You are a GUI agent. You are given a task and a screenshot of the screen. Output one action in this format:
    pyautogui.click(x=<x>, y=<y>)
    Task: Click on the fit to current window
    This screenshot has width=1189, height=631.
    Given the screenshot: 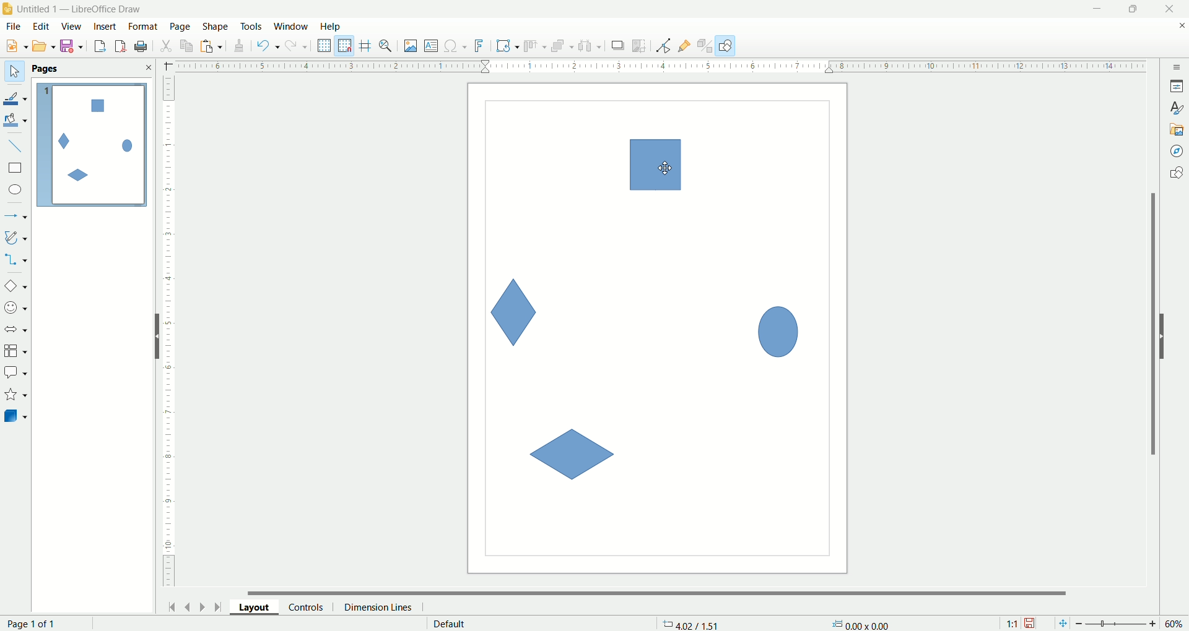 What is the action you would take?
    pyautogui.click(x=1061, y=624)
    